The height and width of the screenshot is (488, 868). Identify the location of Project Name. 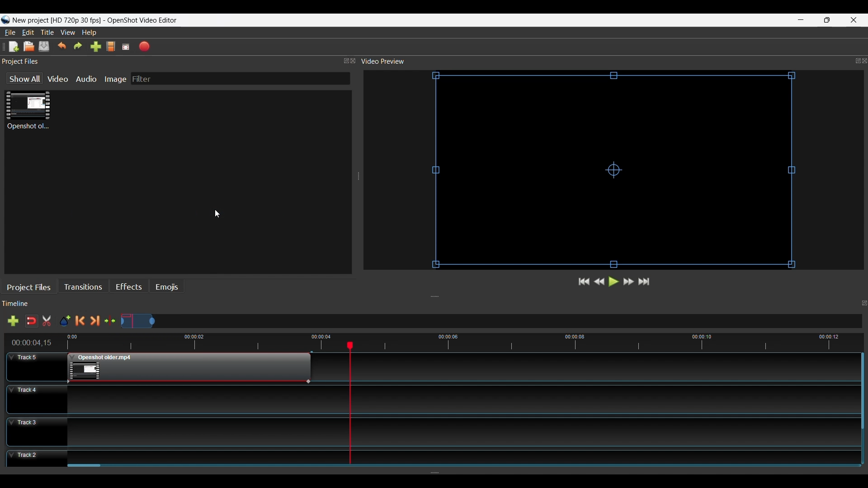
(57, 21).